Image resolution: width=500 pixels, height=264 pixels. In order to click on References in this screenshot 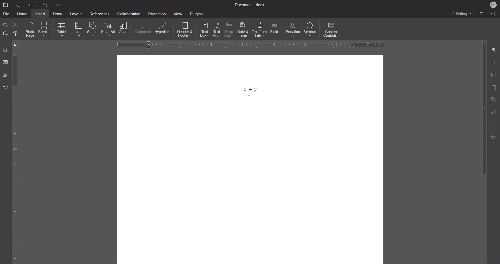, I will do `click(100, 14)`.